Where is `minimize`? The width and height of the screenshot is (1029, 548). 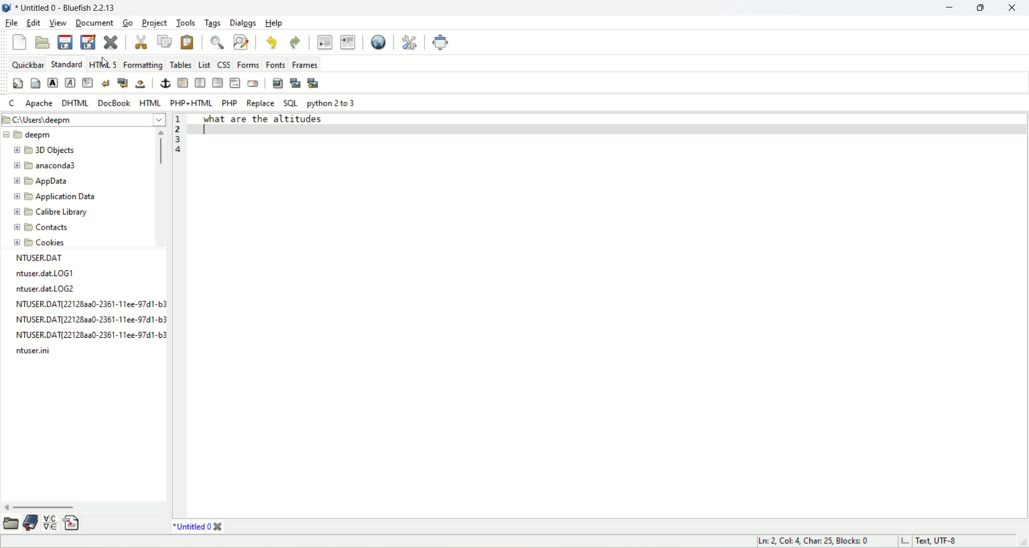 minimize is located at coordinates (947, 8).